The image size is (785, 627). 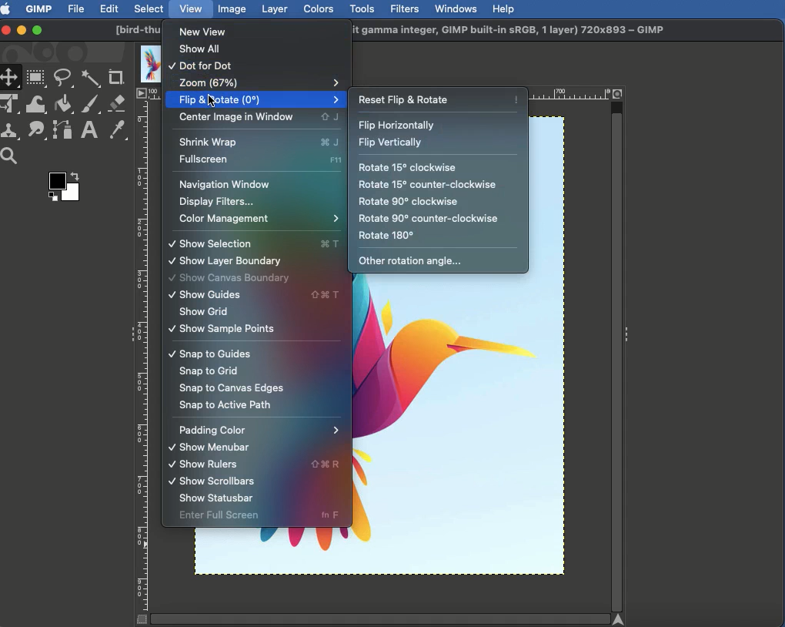 What do you see at coordinates (88, 131) in the screenshot?
I see `Text` at bounding box center [88, 131].